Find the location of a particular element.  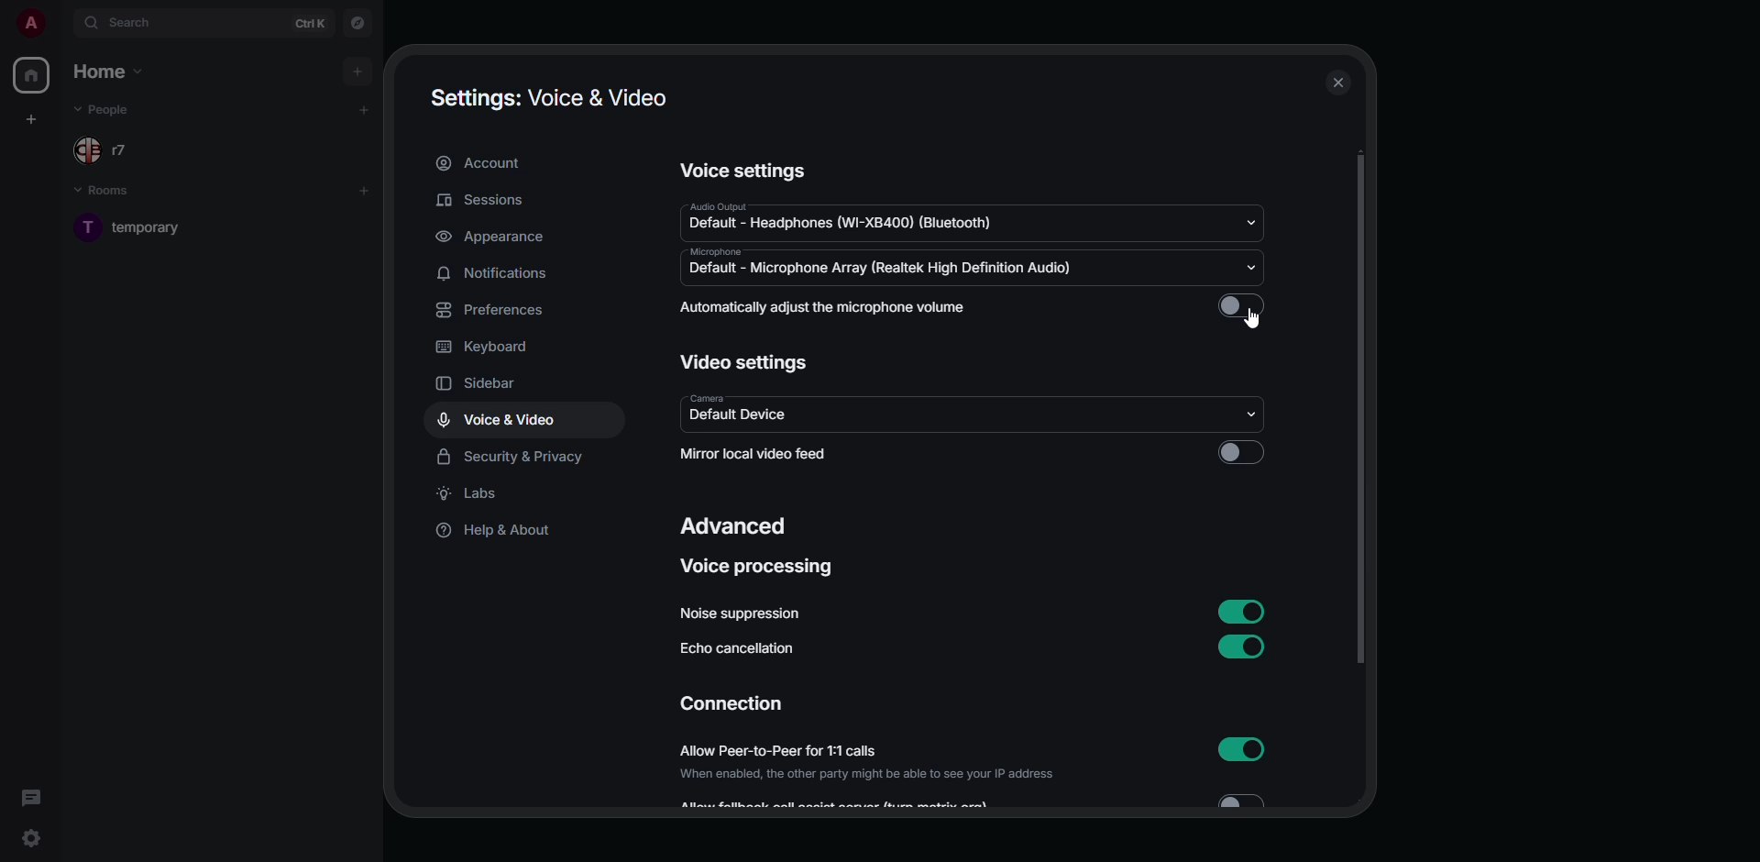

people is located at coordinates (111, 149).